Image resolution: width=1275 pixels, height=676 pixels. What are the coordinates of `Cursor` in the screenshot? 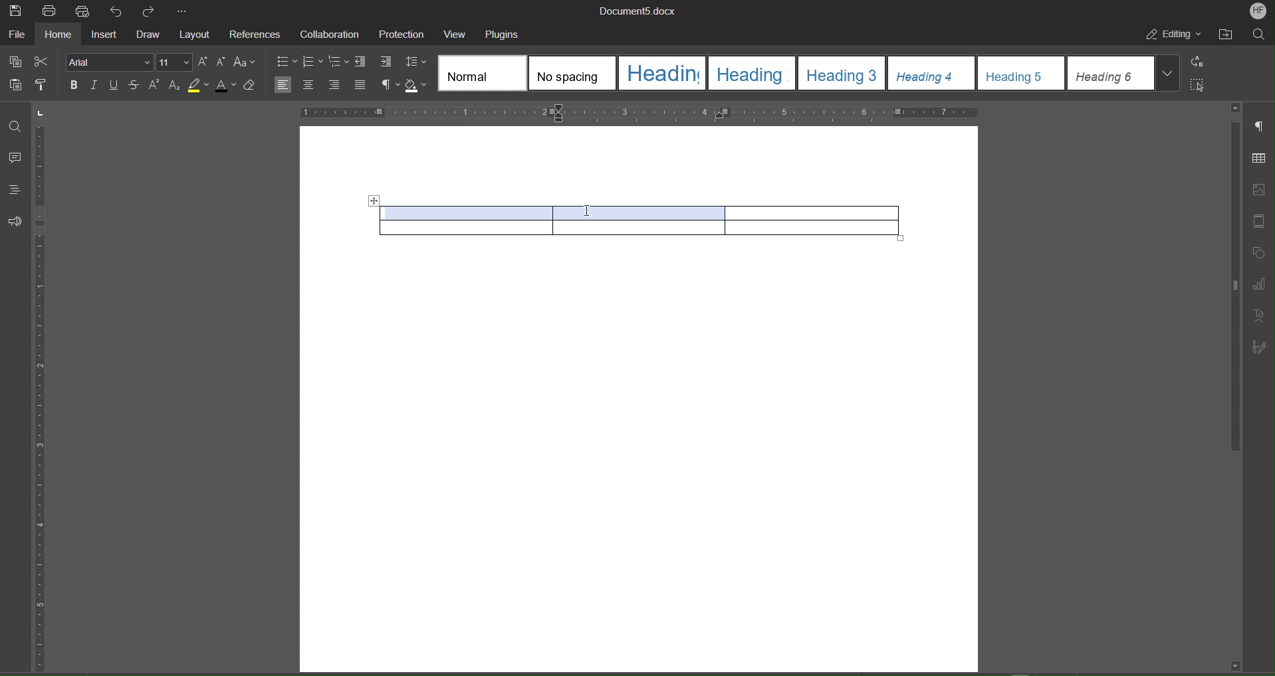 It's located at (585, 207).